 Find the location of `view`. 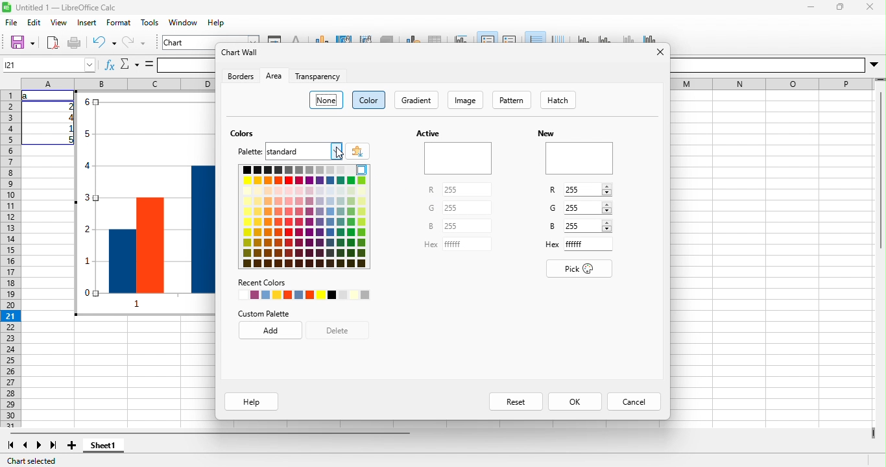

view is located at coordinates (59, 22).